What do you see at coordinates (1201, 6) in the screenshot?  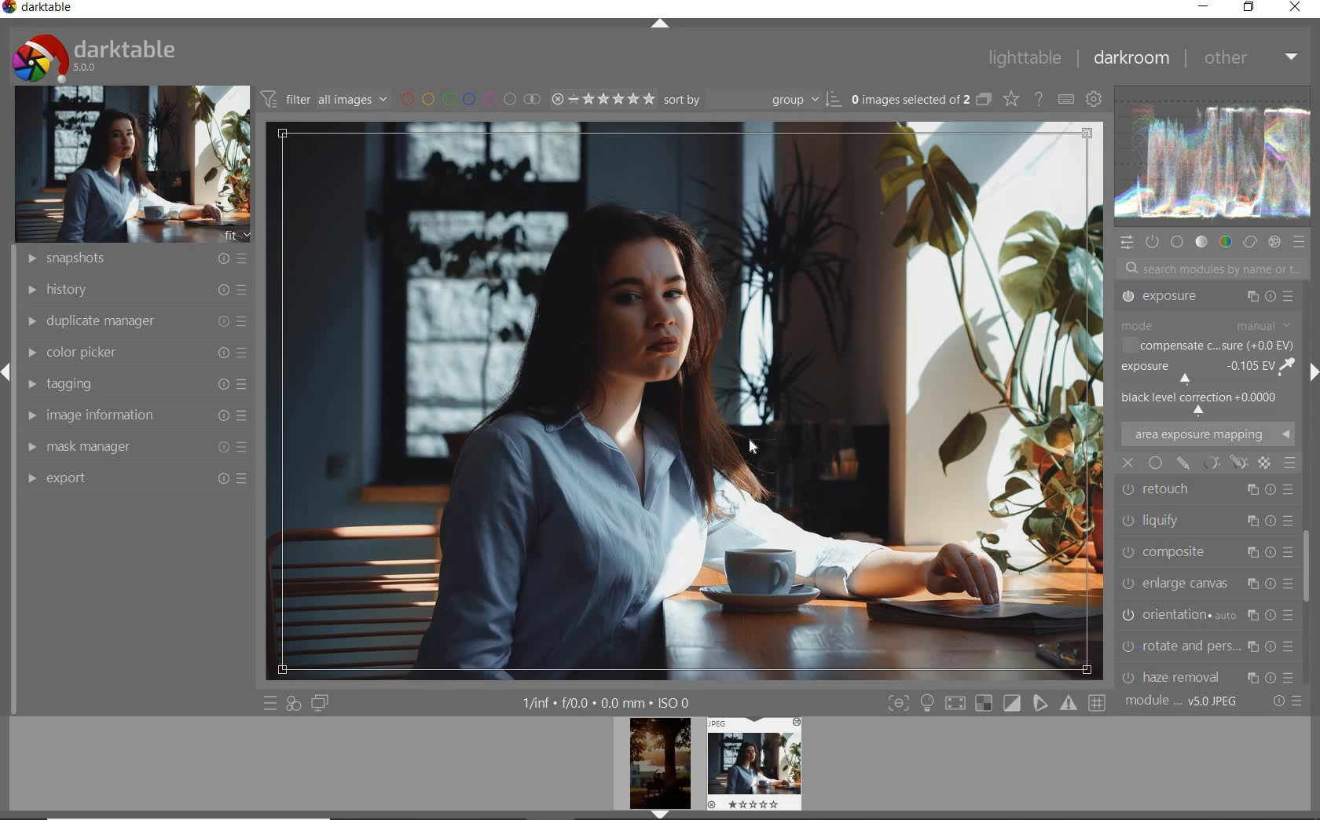 I see `MINIMIZE` at bounding box center [1201, 6].